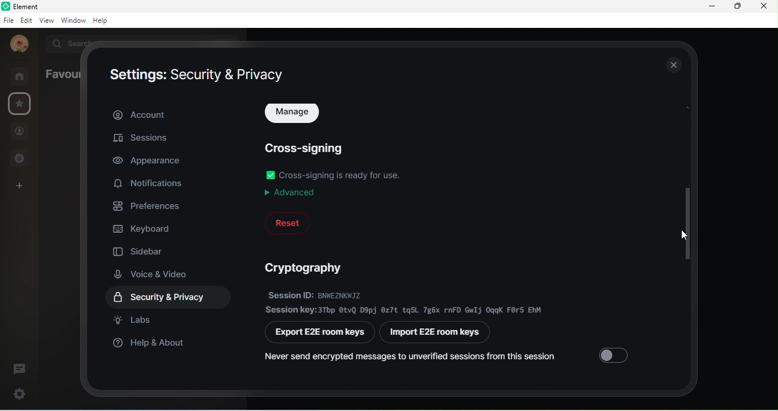 This screenshot has height=411, width=778. What do you see at coordinates (23, 76) in the screenshot?
I see `home` at bounding box center [23, 76].